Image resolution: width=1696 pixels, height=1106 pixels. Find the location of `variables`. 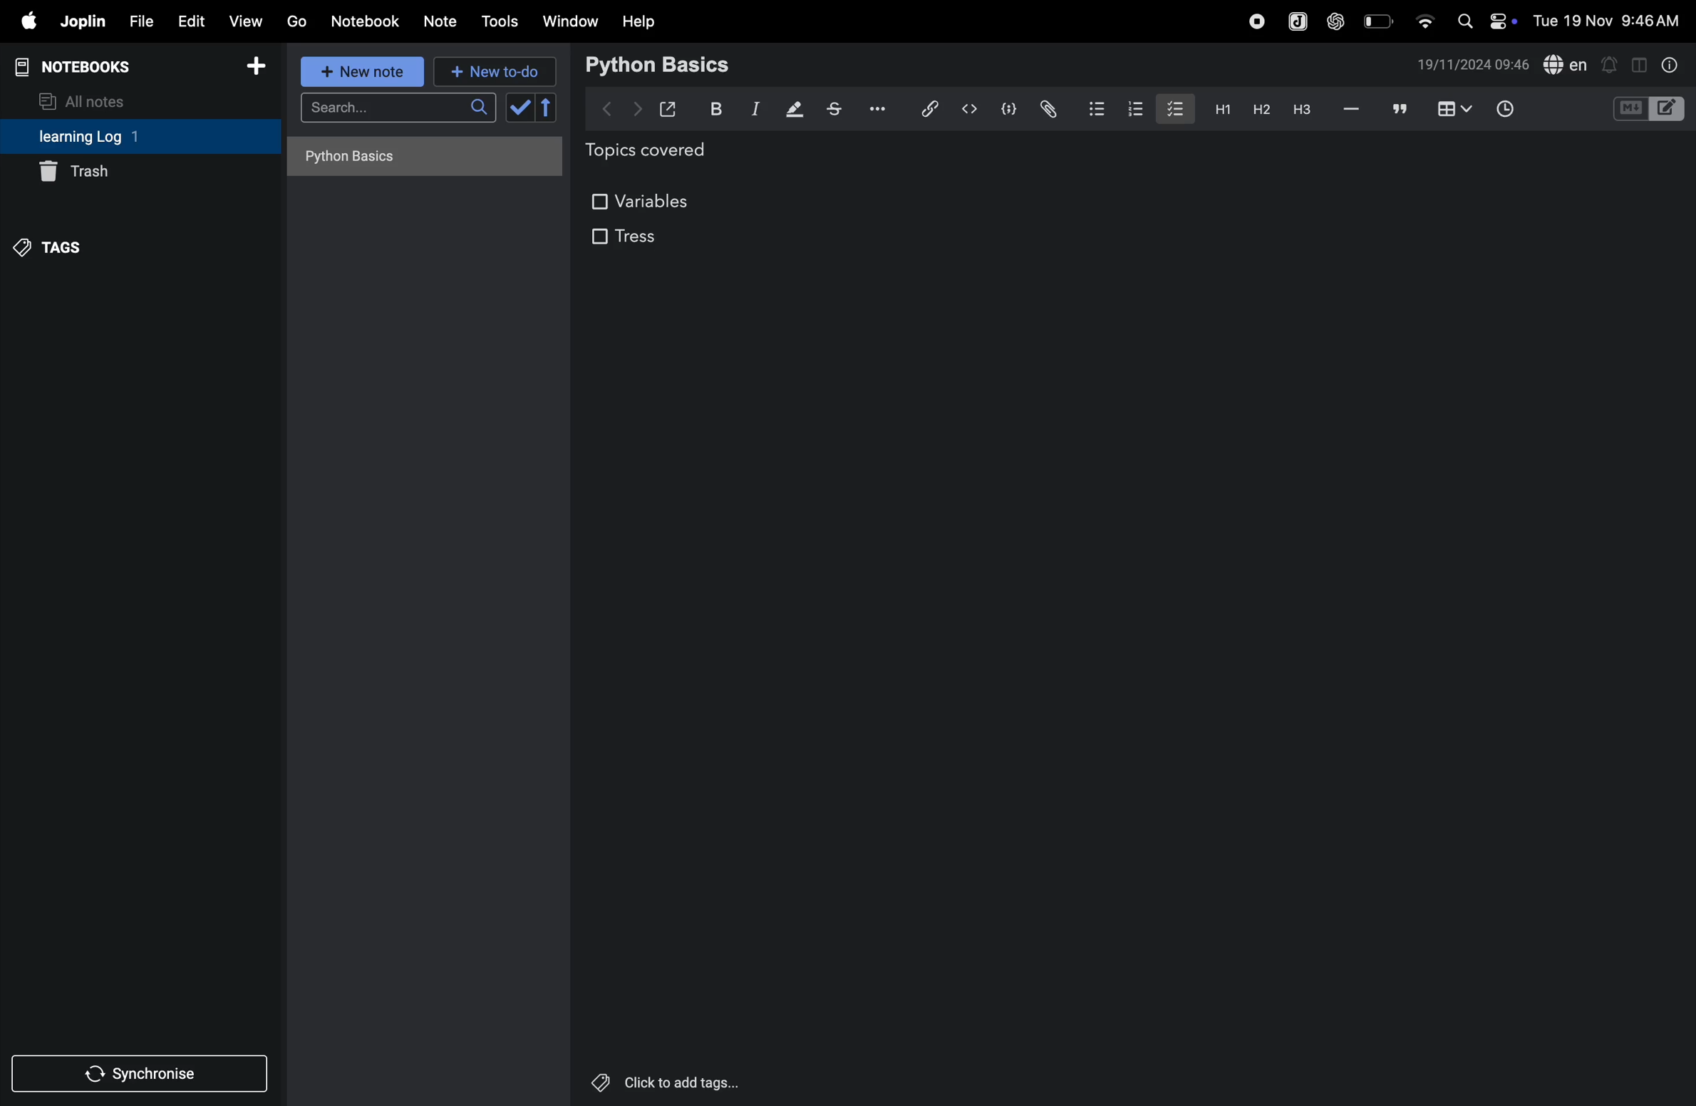

variables is located at coordinates (643, 197).